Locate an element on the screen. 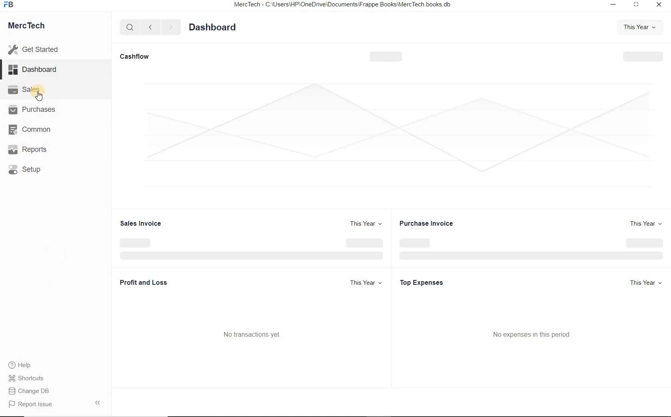 Image resolution: width=671 pixels, height=417 pixels. Cashflow is located at coordinates (139, 56).